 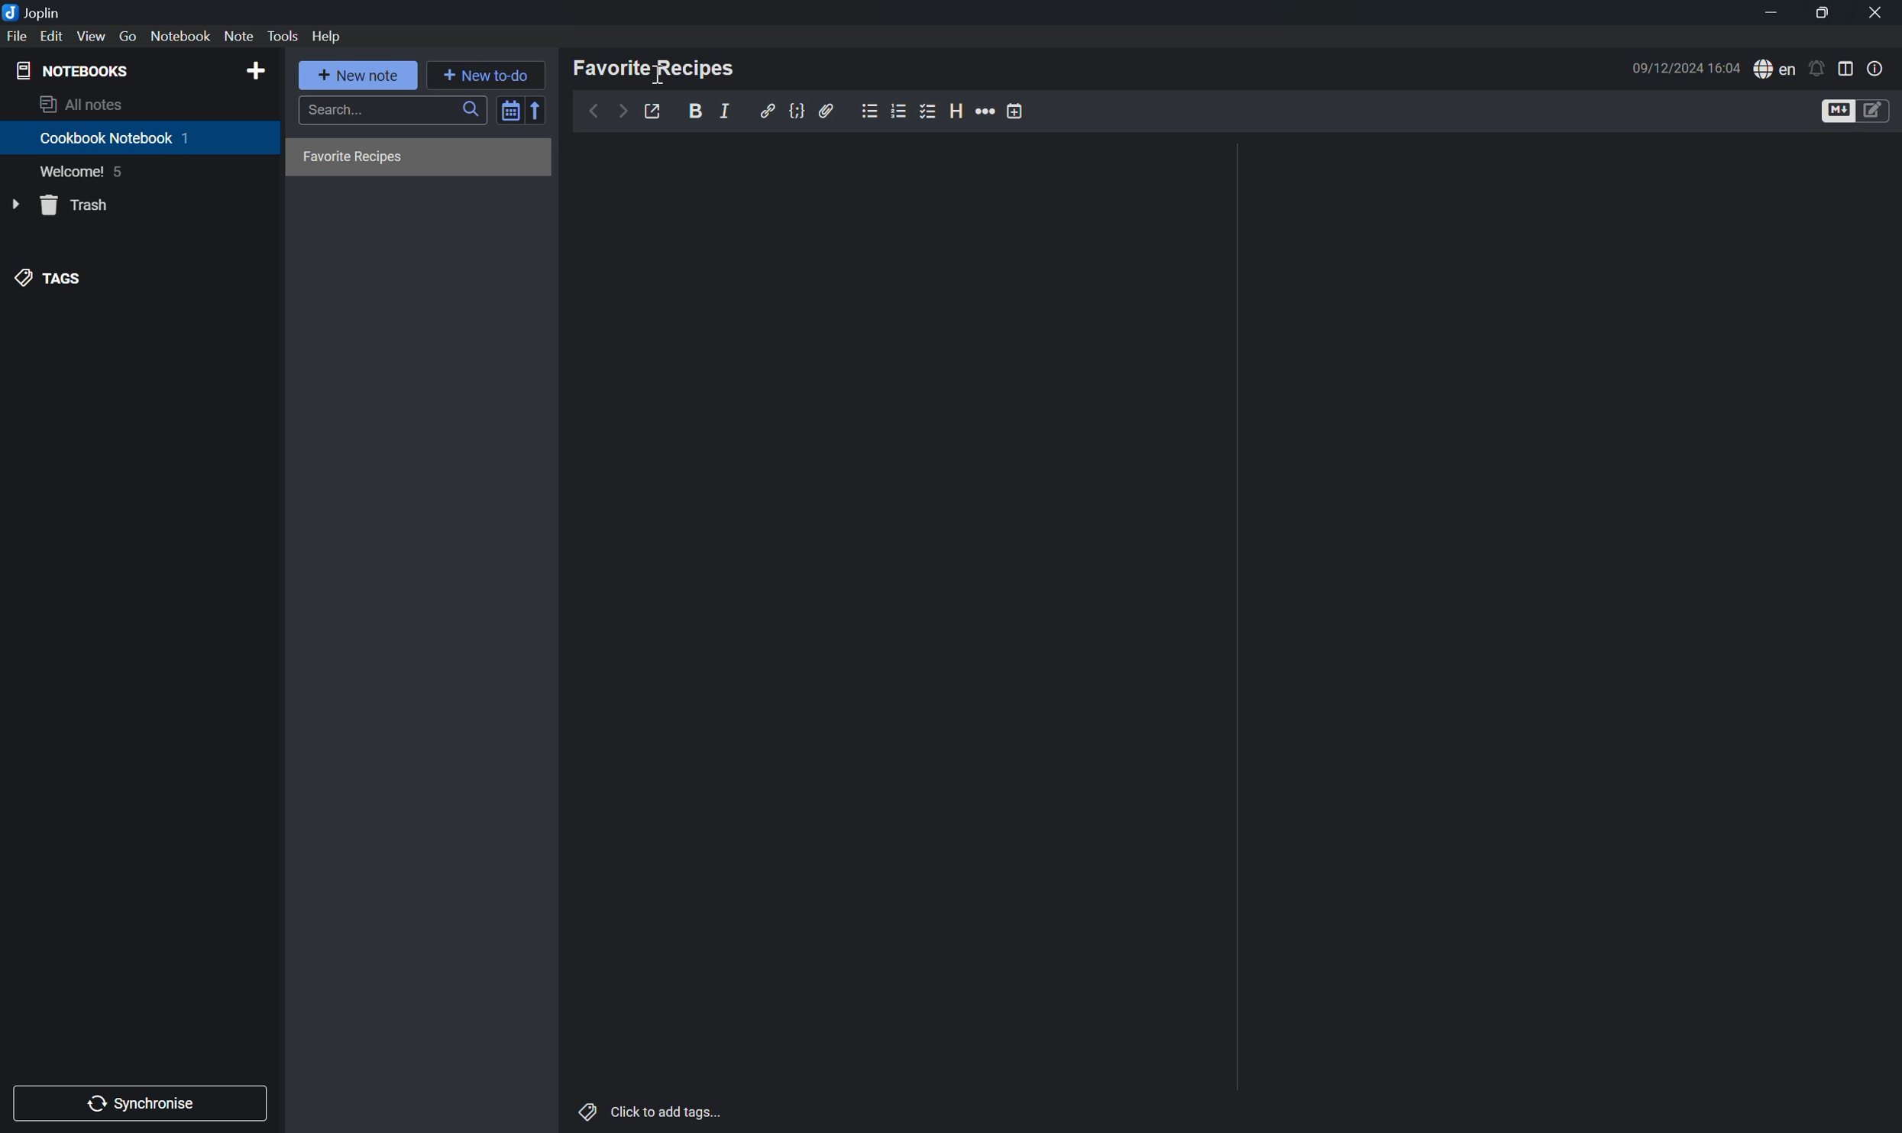 I want to click on close, so click(x=1875, y=10).